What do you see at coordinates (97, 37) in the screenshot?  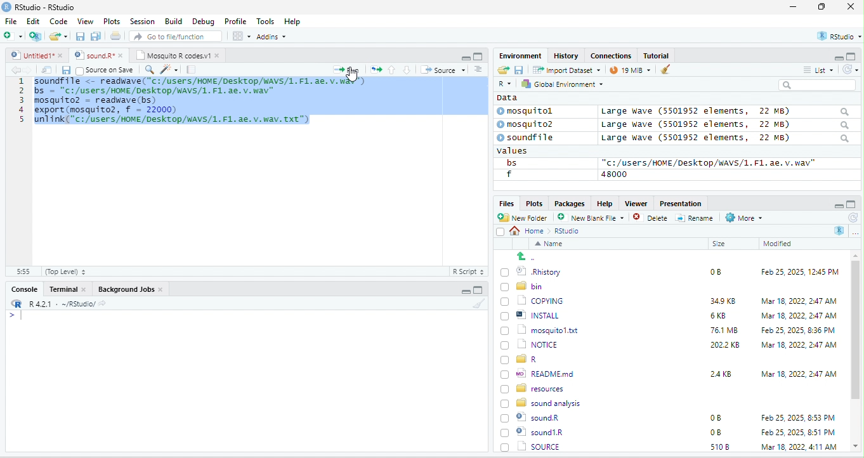 I see `save as` at bounding box center [97, 37].